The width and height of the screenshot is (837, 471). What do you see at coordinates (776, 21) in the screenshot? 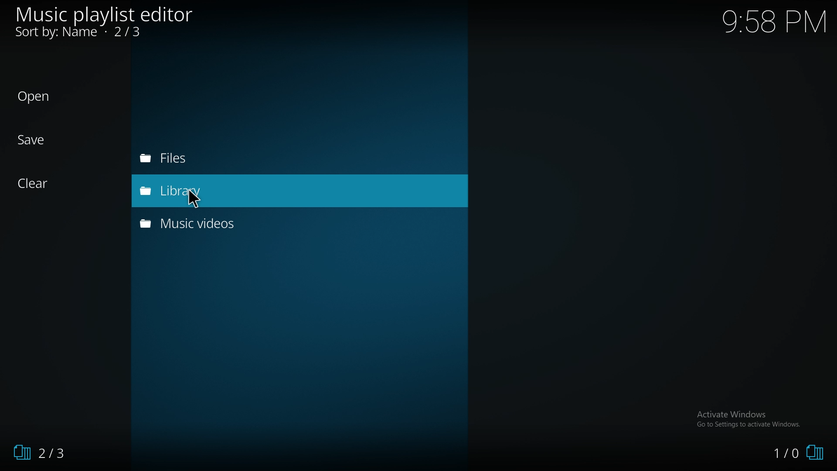
I see `9:58 PM` at bounding box center [776, 21].